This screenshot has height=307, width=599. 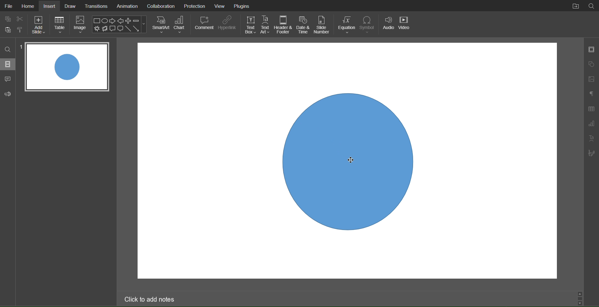 I want to click on Add Slide, so click(x=40, y=25).